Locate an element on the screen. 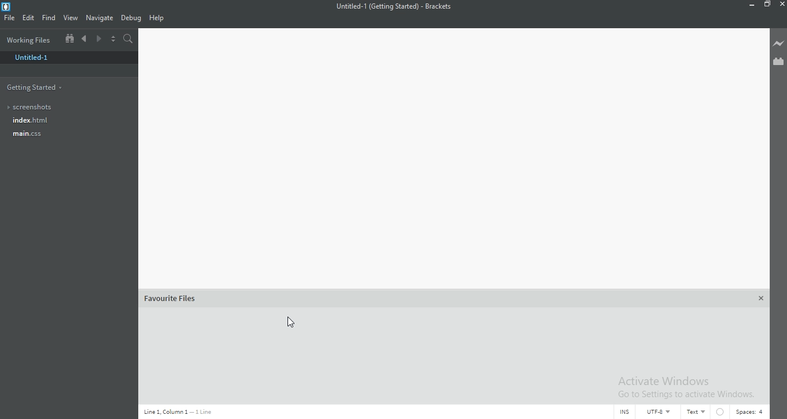 Image resolution: width=787 pixels, height=419 pixels. Find is located at coordinates (49, 20).